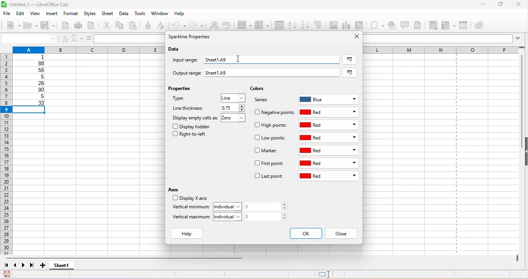 This screenshot has height=279, width=528. I want to click on help, so click(189, 234).